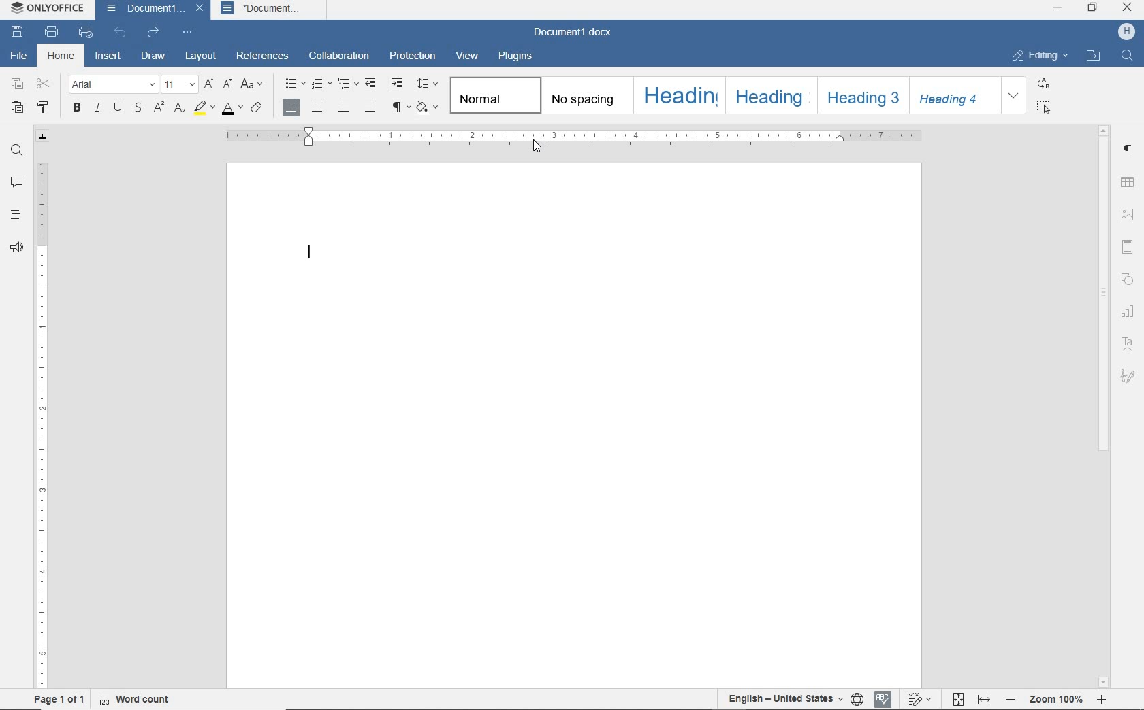 This screenshot has width=1144, height=710. Describe the element at coordinates (50, 31) in the screenshot. I see `PRINT` at that location.